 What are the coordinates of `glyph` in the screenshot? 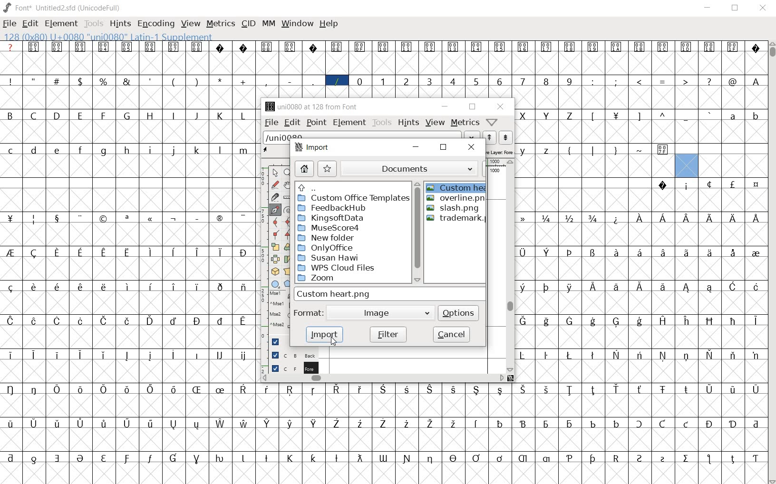 It's located at (522, 355).